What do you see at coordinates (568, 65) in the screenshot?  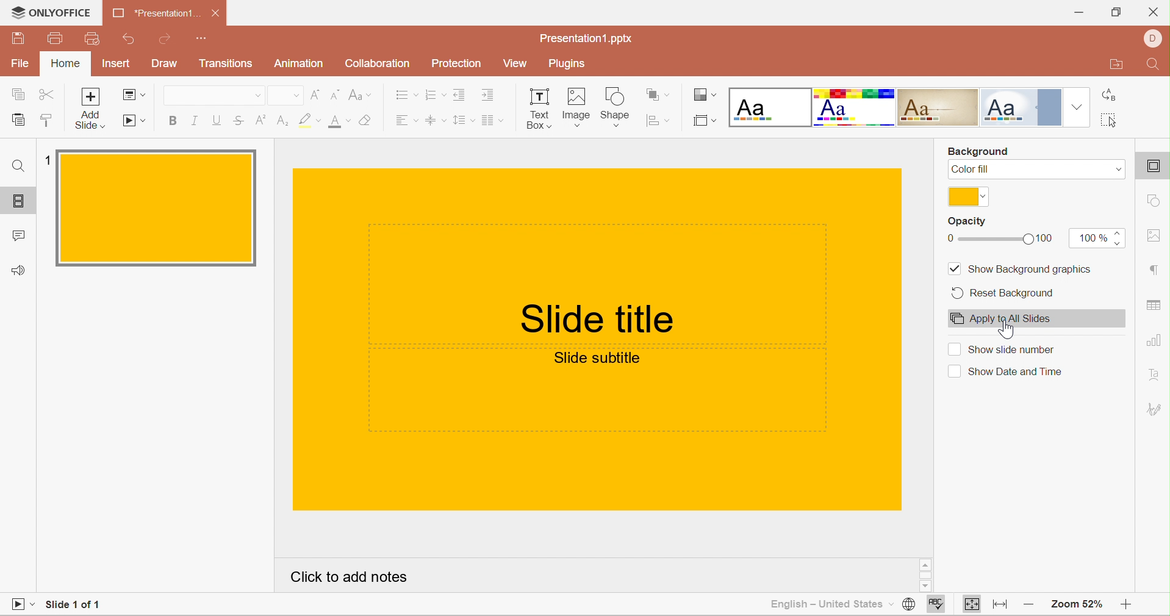 I see `Plugins` at bounding box center [568, 65].